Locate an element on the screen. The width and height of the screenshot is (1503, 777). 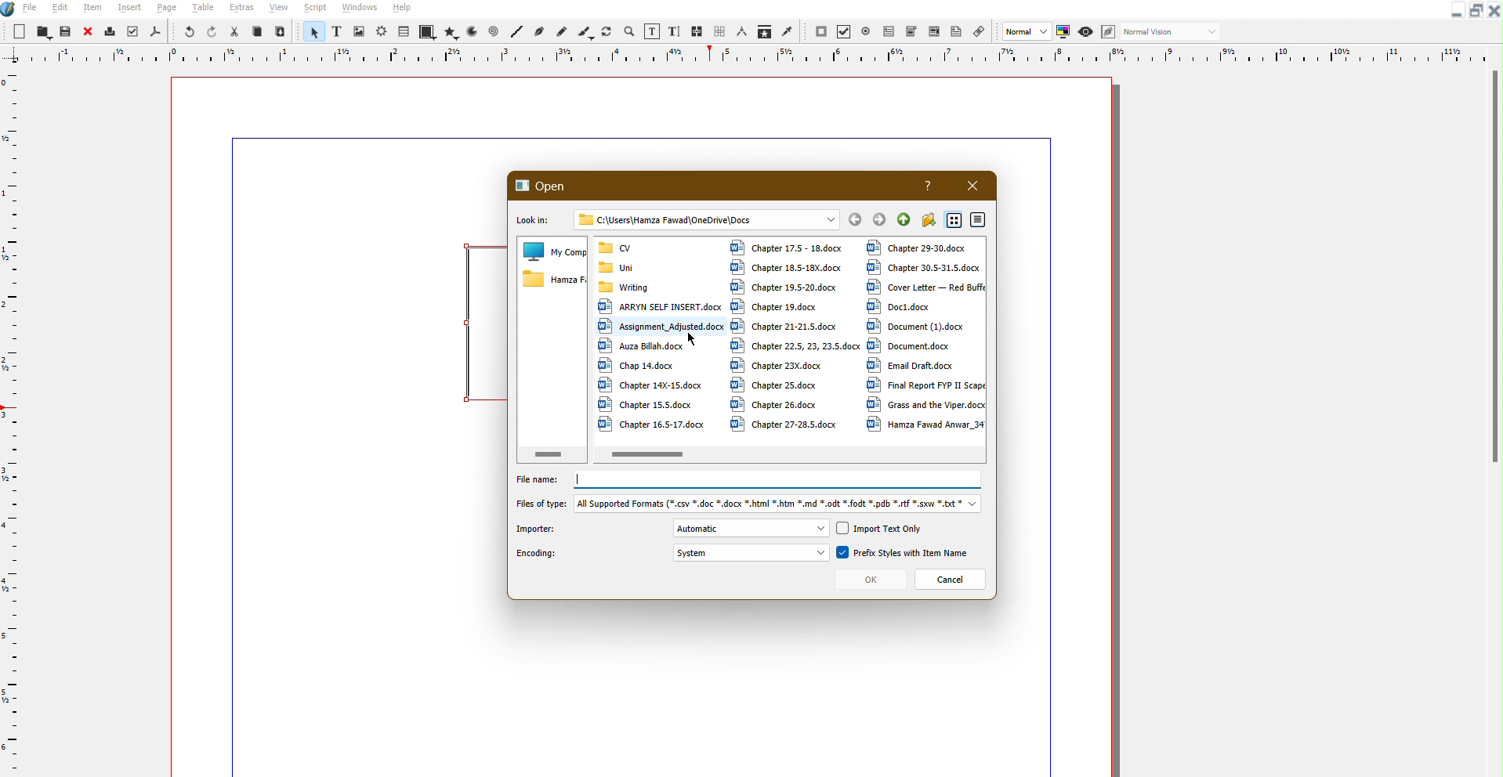
Text is located at coordinates (335, 31).